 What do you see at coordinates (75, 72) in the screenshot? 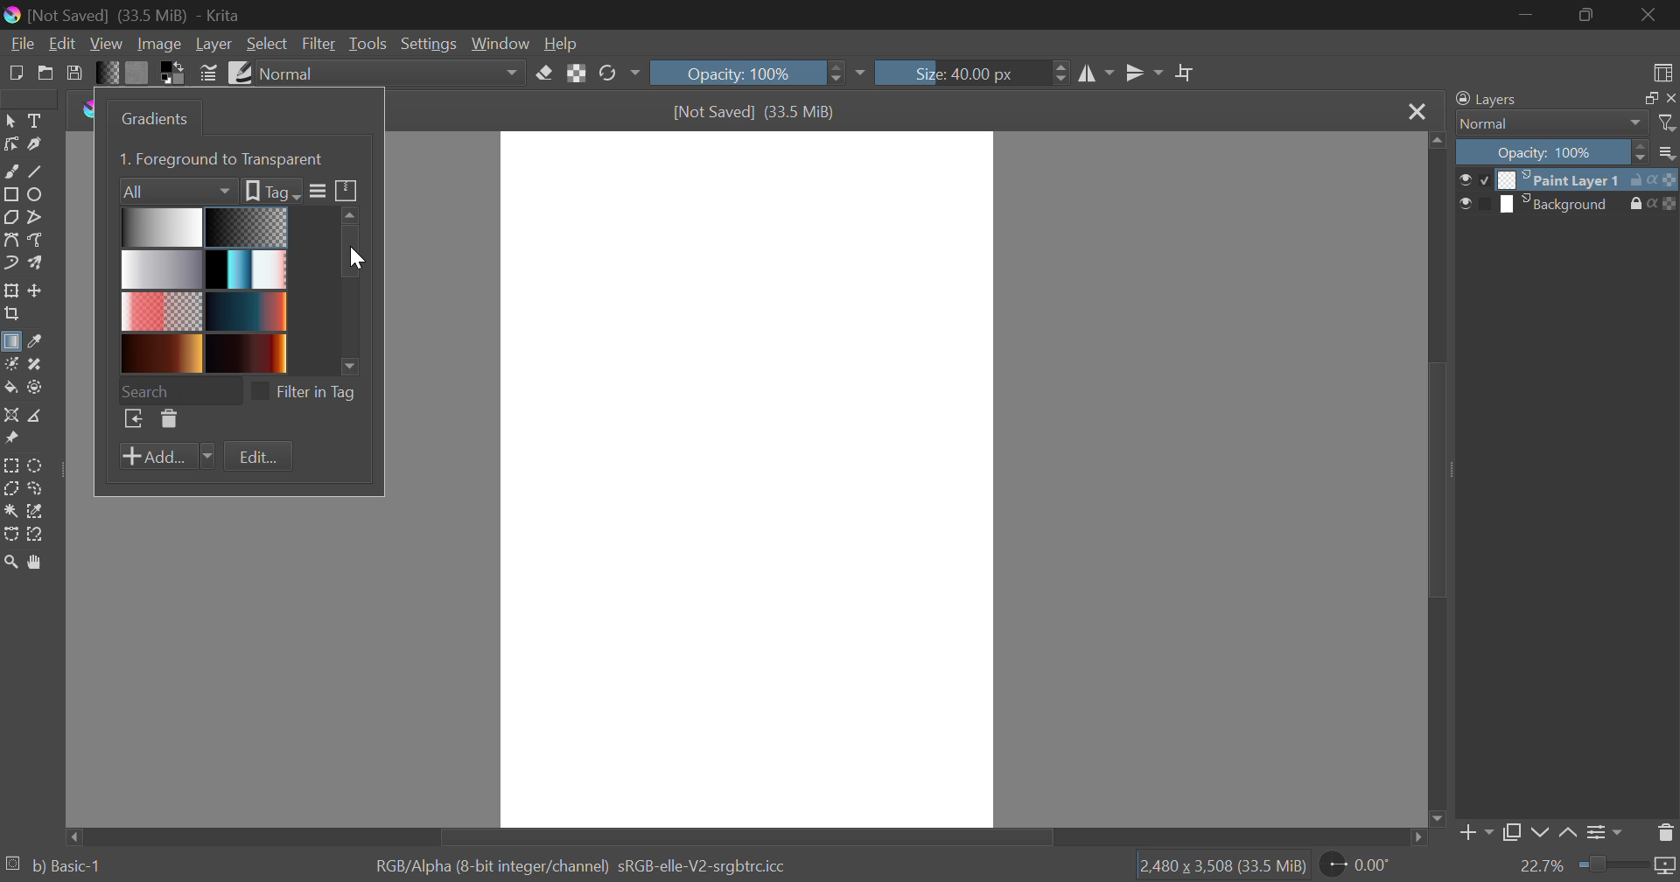
I see `Save` at bounding box center [75, 72].